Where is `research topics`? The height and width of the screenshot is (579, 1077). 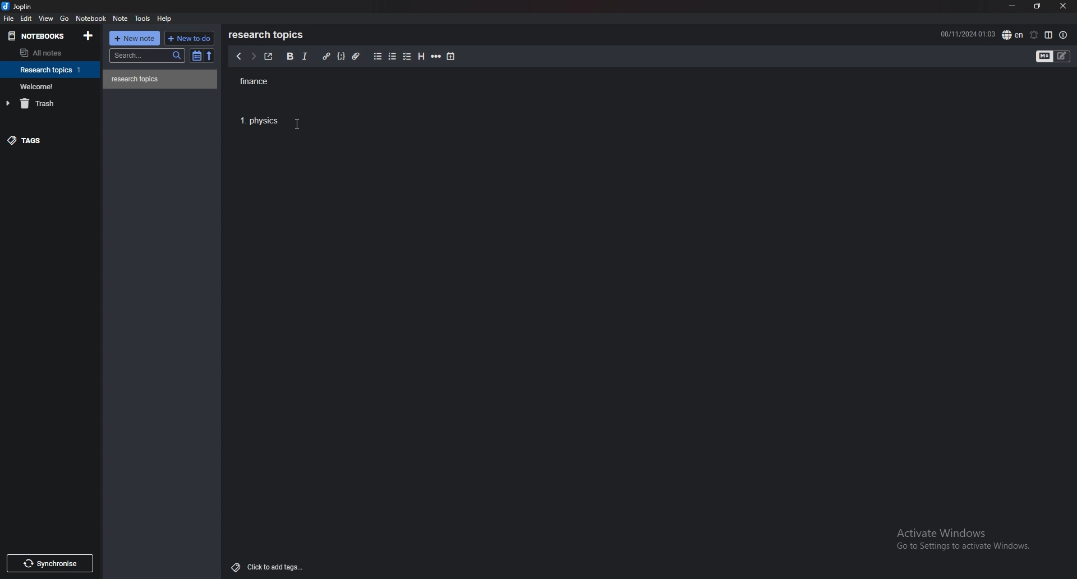 research topics is located at coordinates (268, 35).